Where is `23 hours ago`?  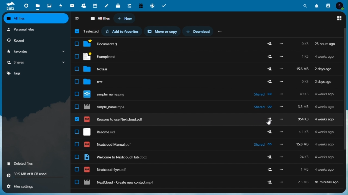 23 hours ago is located at coordinates (325, 44).